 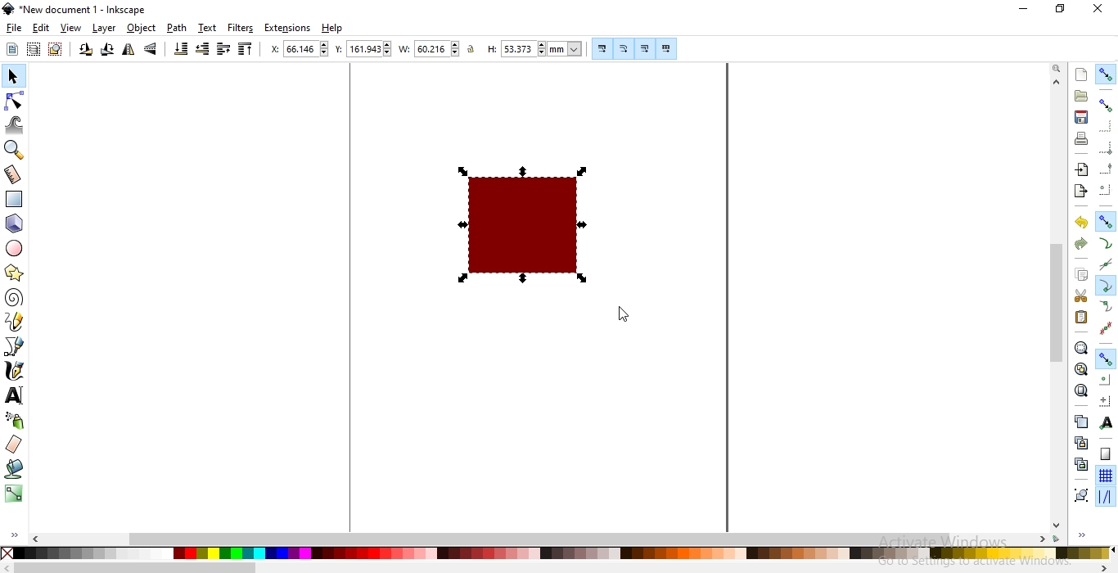 What do you see at coordinates (128, 52) in the screenshot?
I see `flip horizontally` at bounding box center [128, 52].